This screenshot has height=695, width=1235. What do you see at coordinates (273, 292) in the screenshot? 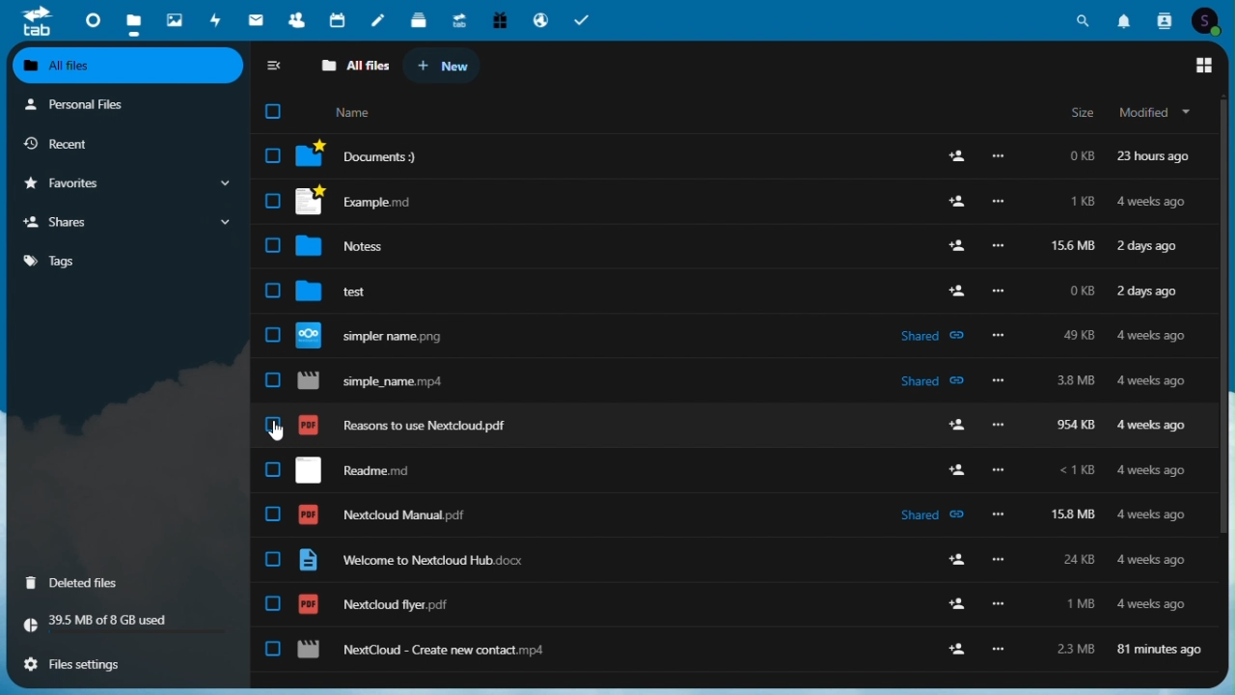
I see `check box` at bounding box center [273, 292].